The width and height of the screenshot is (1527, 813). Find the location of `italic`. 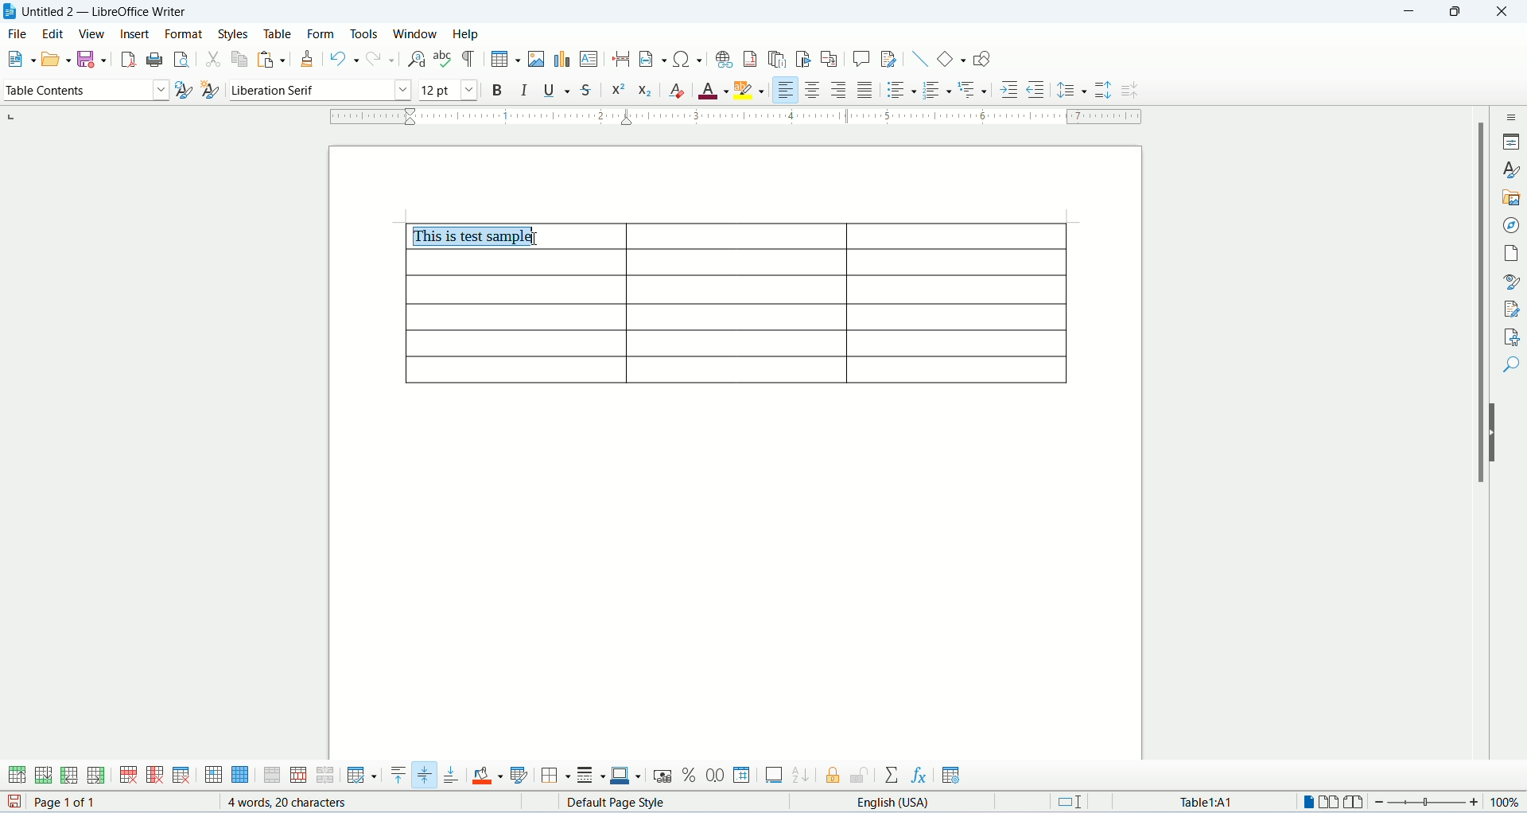

italic is located at coordinates (525, 90).